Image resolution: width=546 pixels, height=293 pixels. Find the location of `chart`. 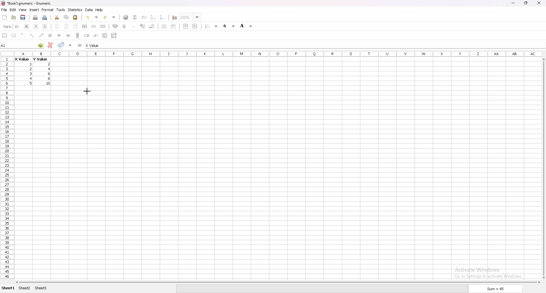

chart is located at coordinates (173, 18).